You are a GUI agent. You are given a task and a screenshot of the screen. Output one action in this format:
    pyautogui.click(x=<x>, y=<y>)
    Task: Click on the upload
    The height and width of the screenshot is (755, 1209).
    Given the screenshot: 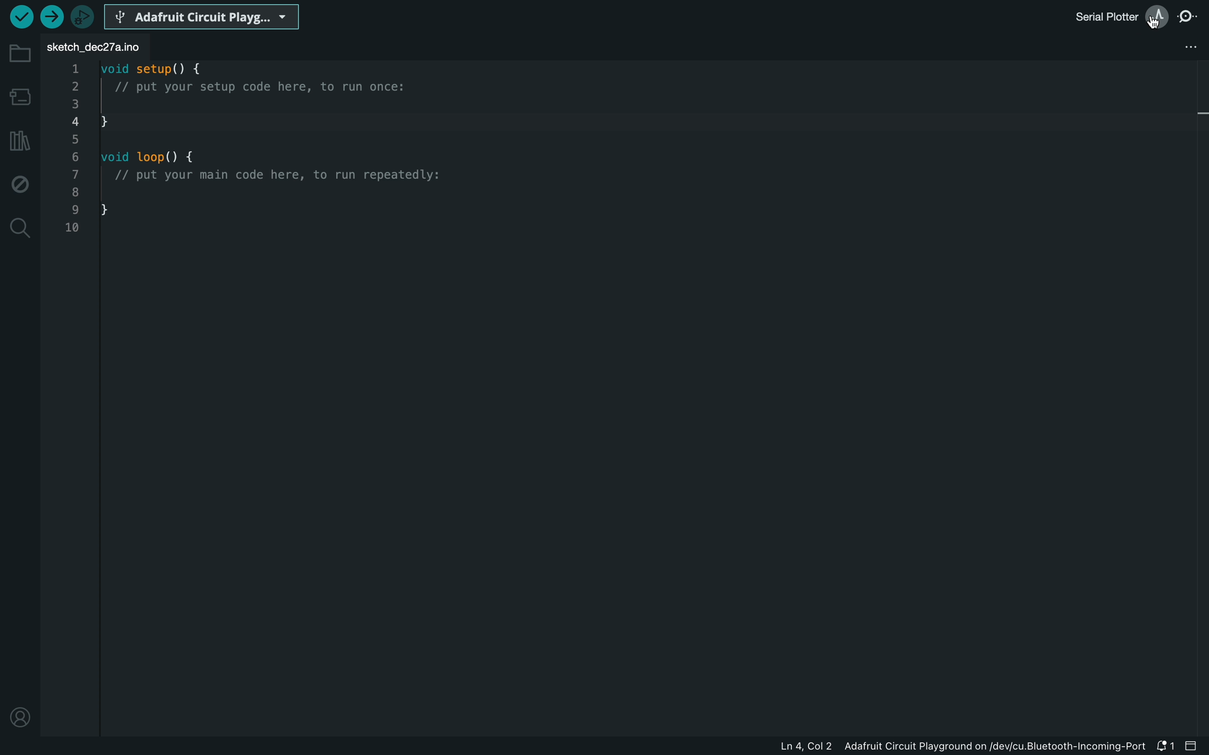 What is the action you would take?
    pyautogui.click(x=51, y=16)
    